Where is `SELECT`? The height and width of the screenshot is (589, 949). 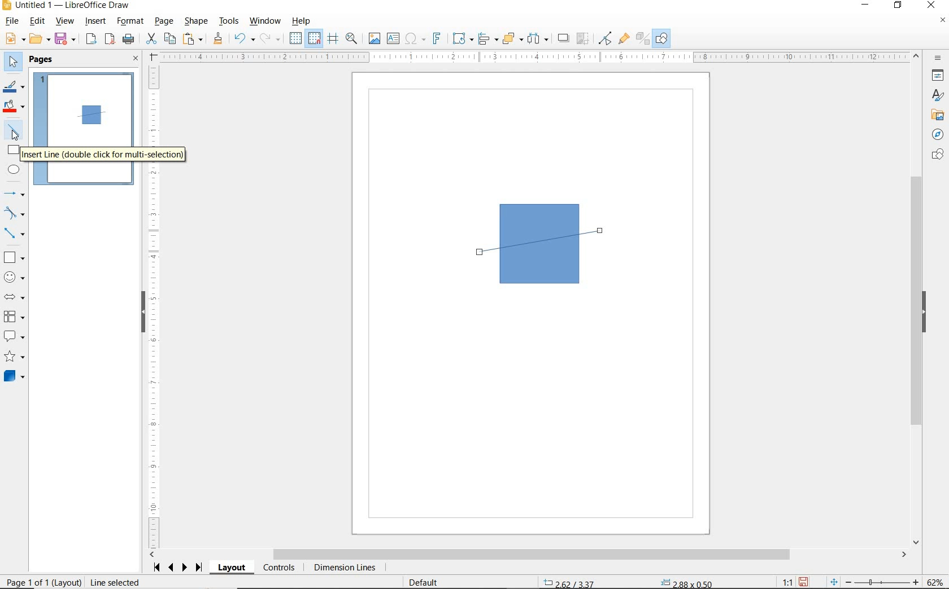 SELECT is located at coordinates (12, 64).